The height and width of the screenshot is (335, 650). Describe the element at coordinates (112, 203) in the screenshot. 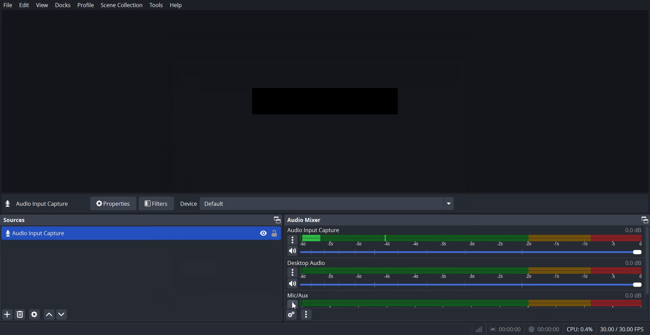

I see `Properties` at that location.